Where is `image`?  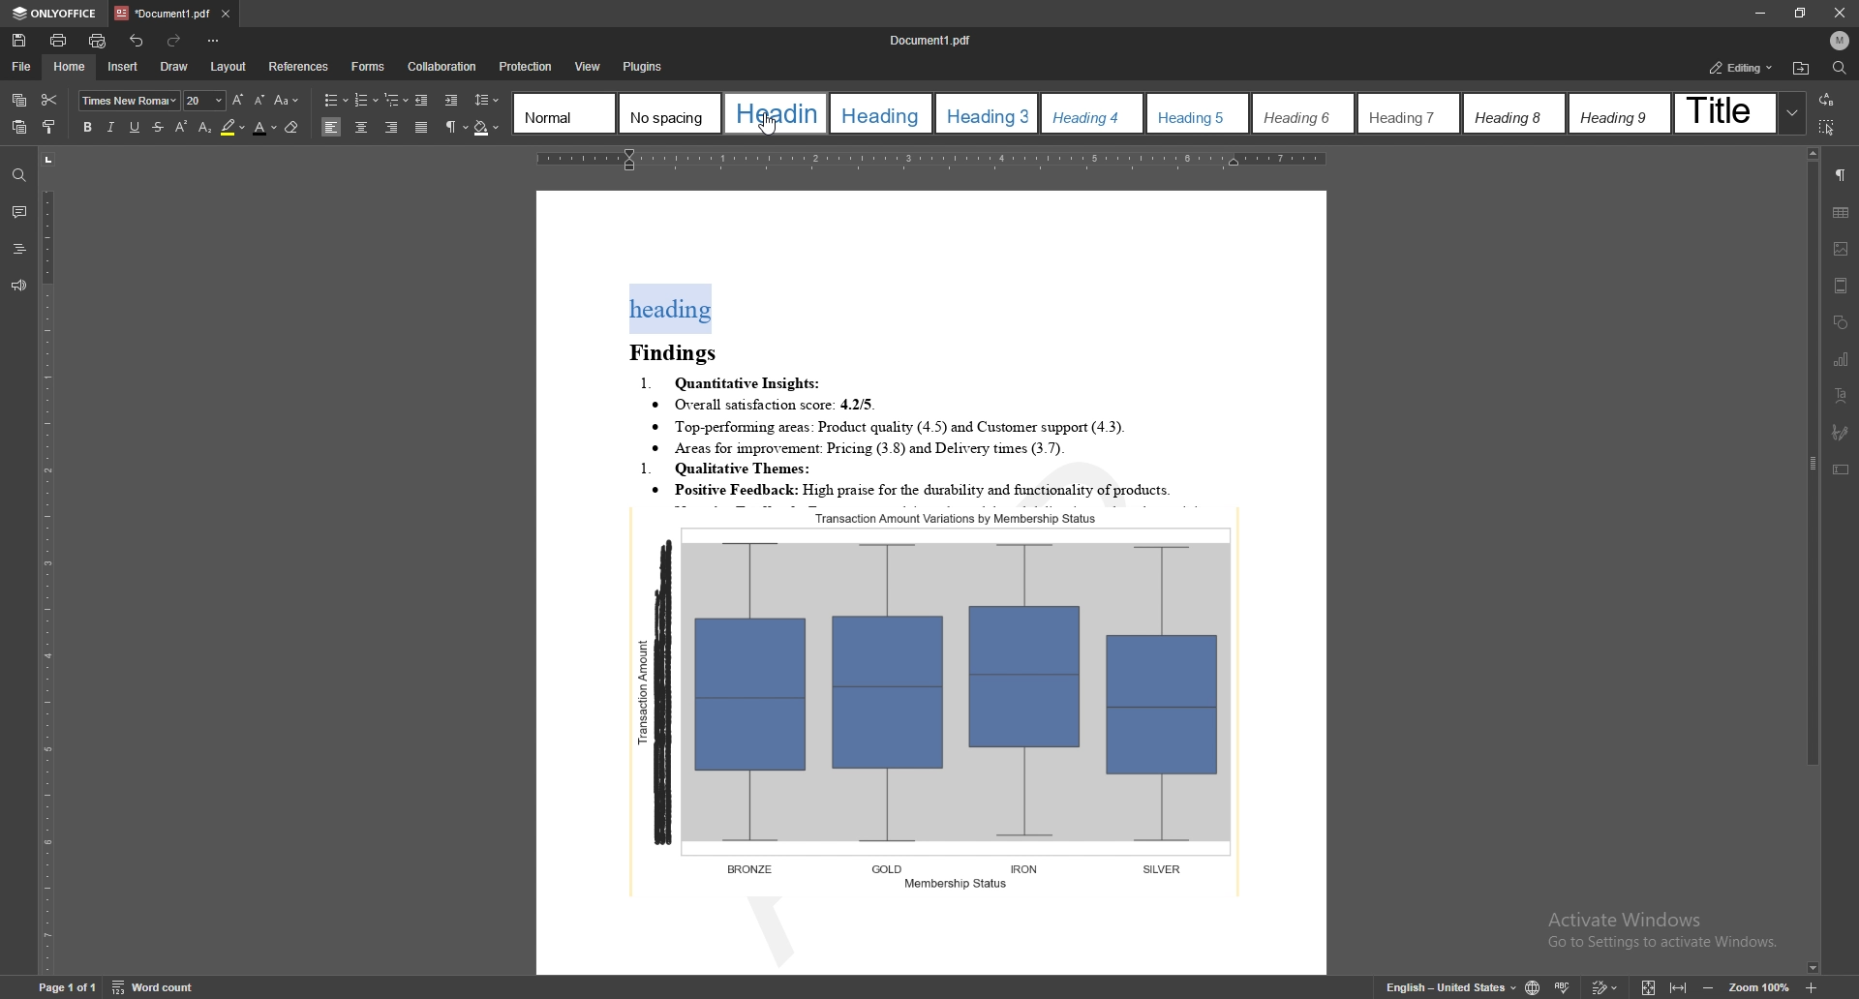 image is located at coordinates (1841, 249).